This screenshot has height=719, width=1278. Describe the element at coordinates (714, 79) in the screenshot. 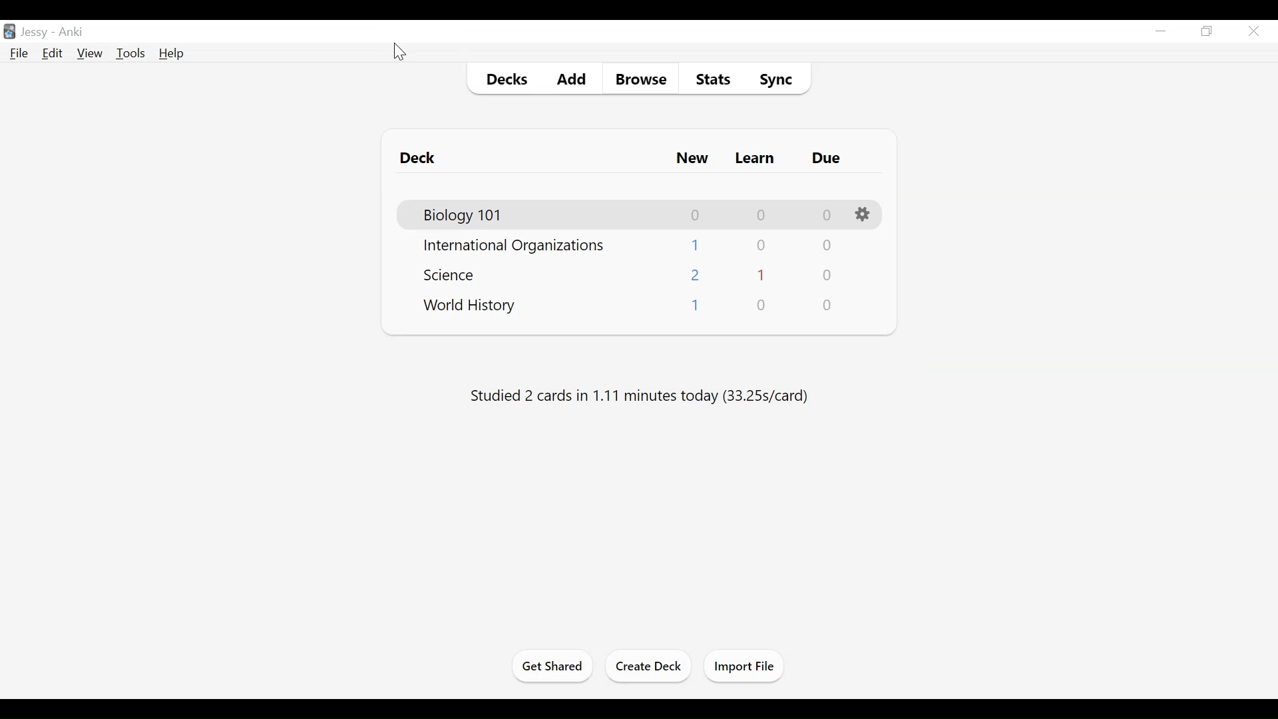

I see `Stats` at that location.